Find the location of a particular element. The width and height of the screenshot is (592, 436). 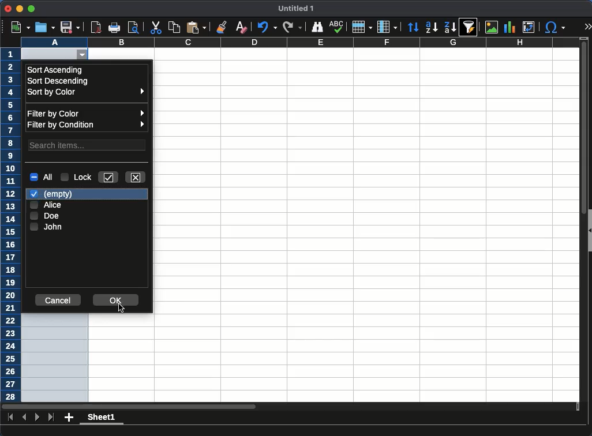

spell check is located at coordinates (338, 27).